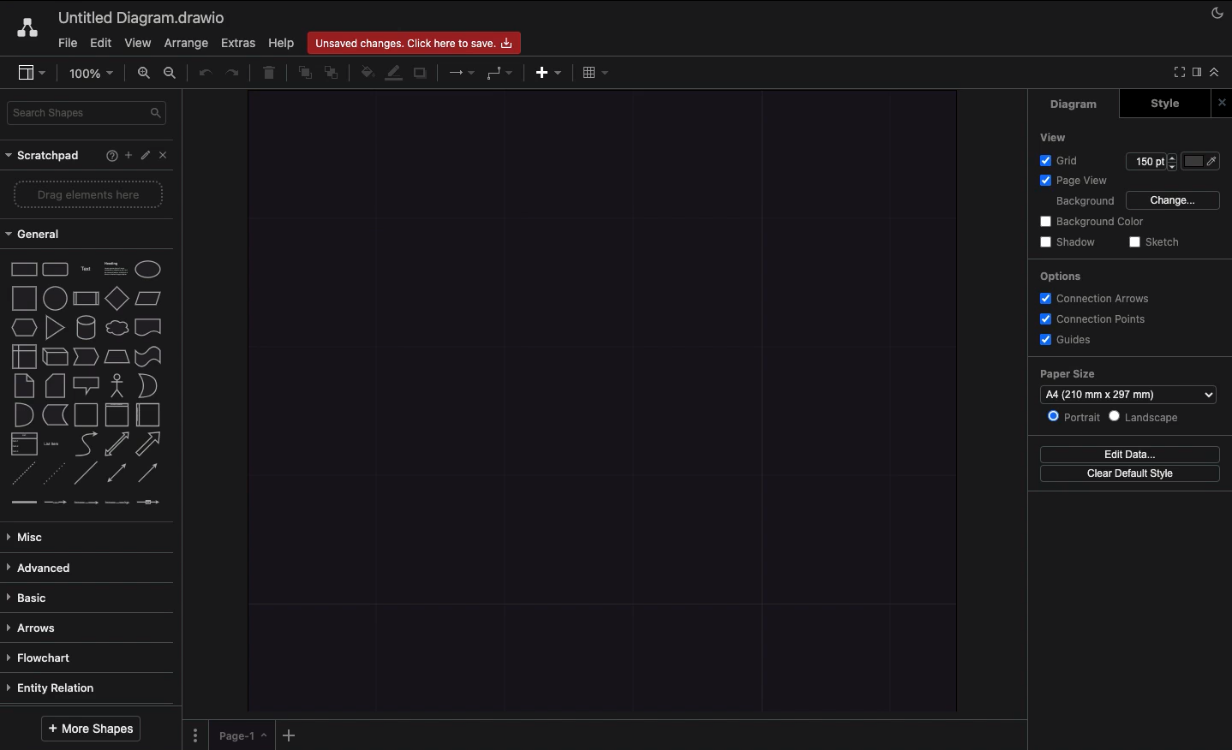  I want to click on Night mode, so click(1217, 15).